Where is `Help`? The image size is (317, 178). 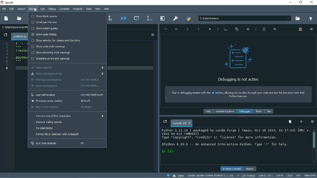
Help is located at coordinates (208, 112).